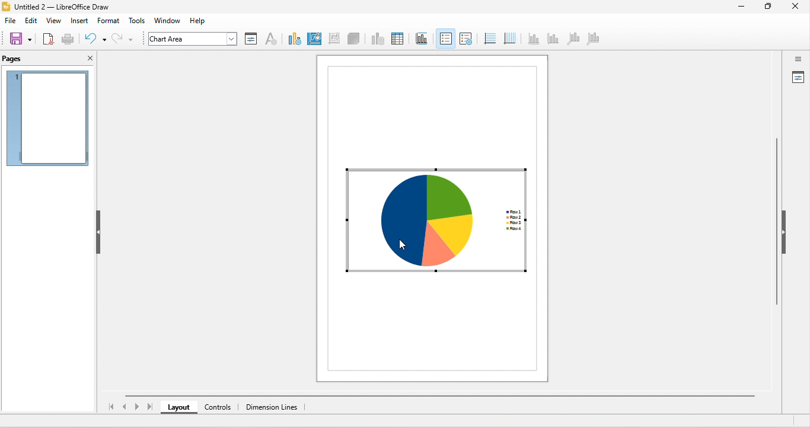 This screenshot has width=810, height=428. I want to click on horizontal grid, so click(489, 39).